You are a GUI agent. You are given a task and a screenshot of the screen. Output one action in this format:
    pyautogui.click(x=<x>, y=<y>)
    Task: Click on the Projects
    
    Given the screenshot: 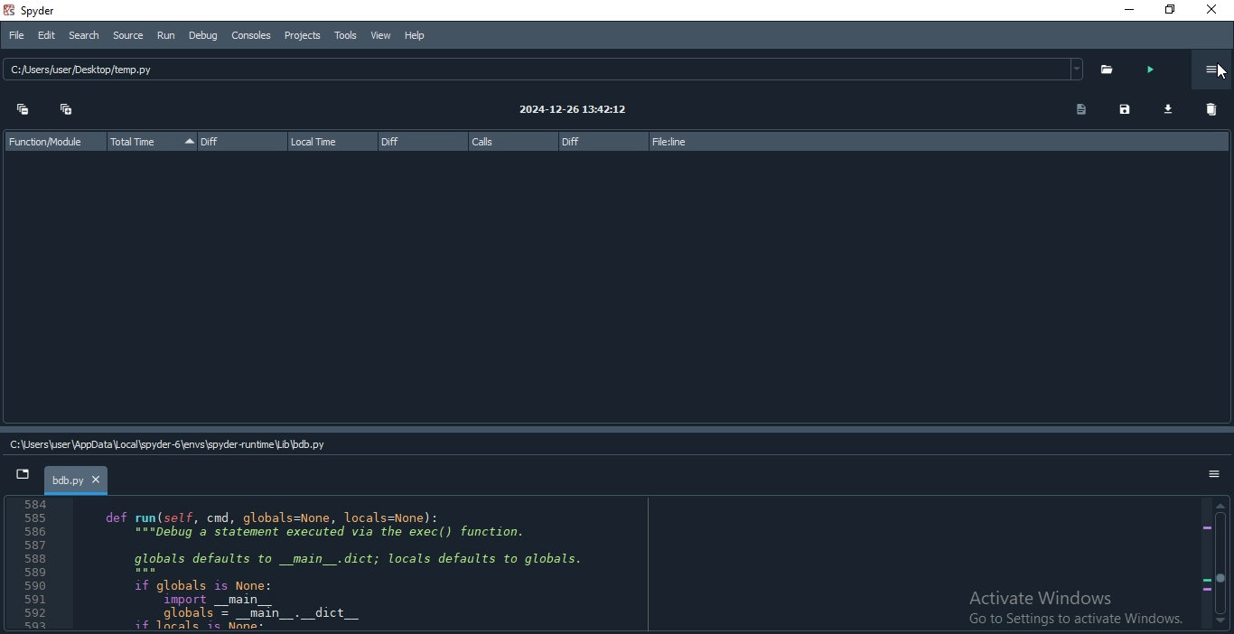 What is the action you would take?
    pyautogui.click(x=303, y=35)
    